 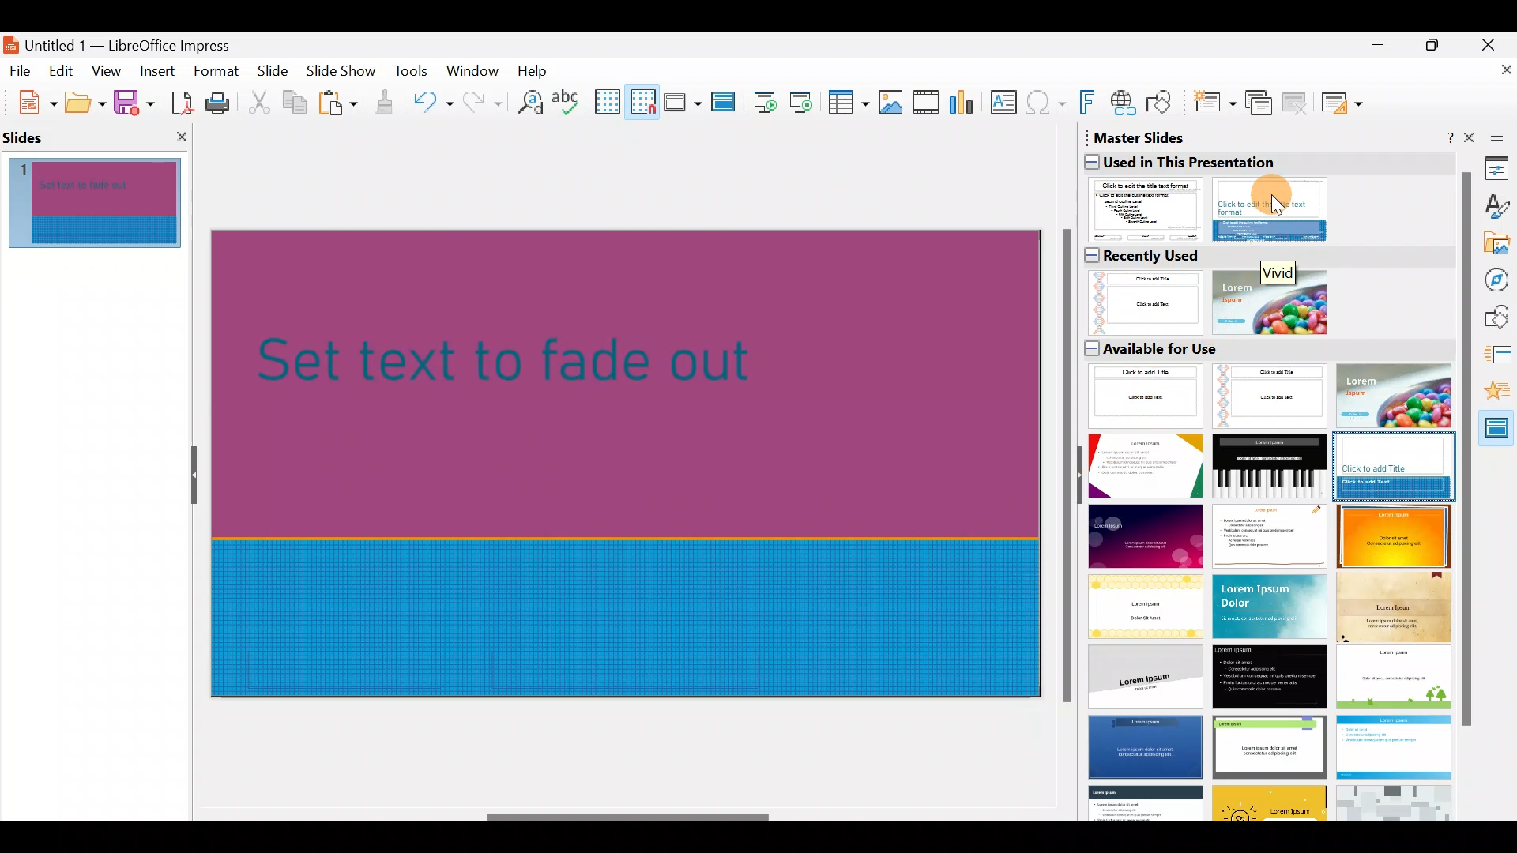 What do you see at coordinates (1499, 357) in the screenshot?
I see `Slide transition` at bounding box center [1499, 357].